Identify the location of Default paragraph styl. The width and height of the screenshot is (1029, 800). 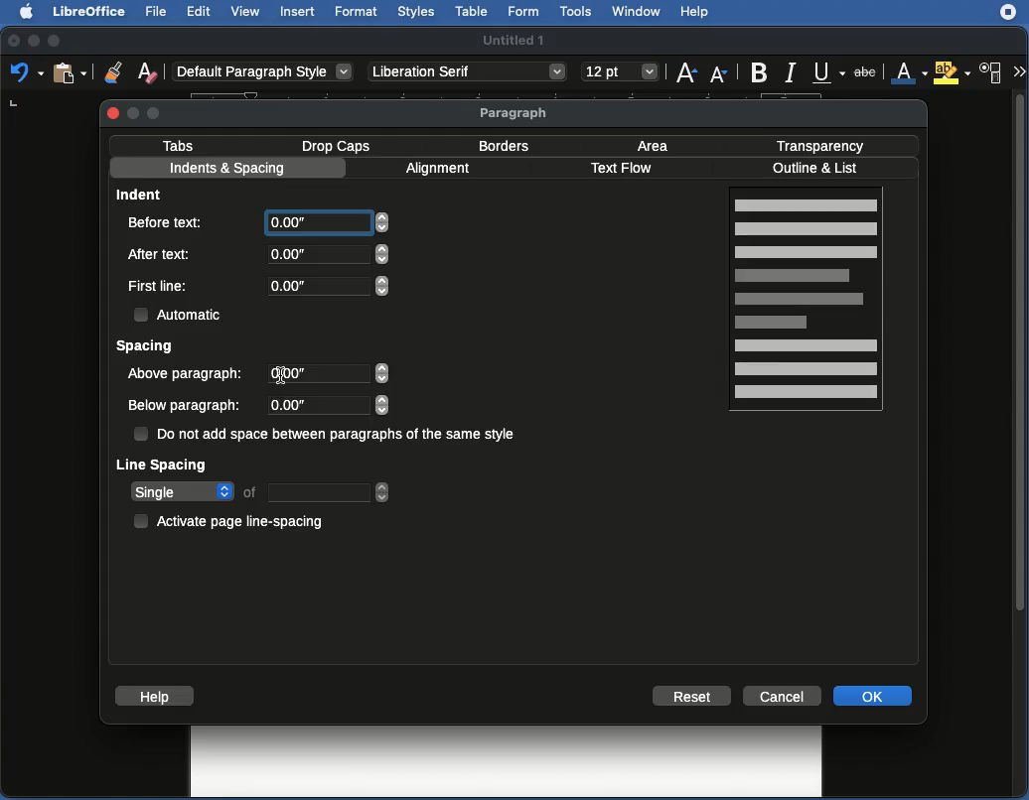
(263, 72).